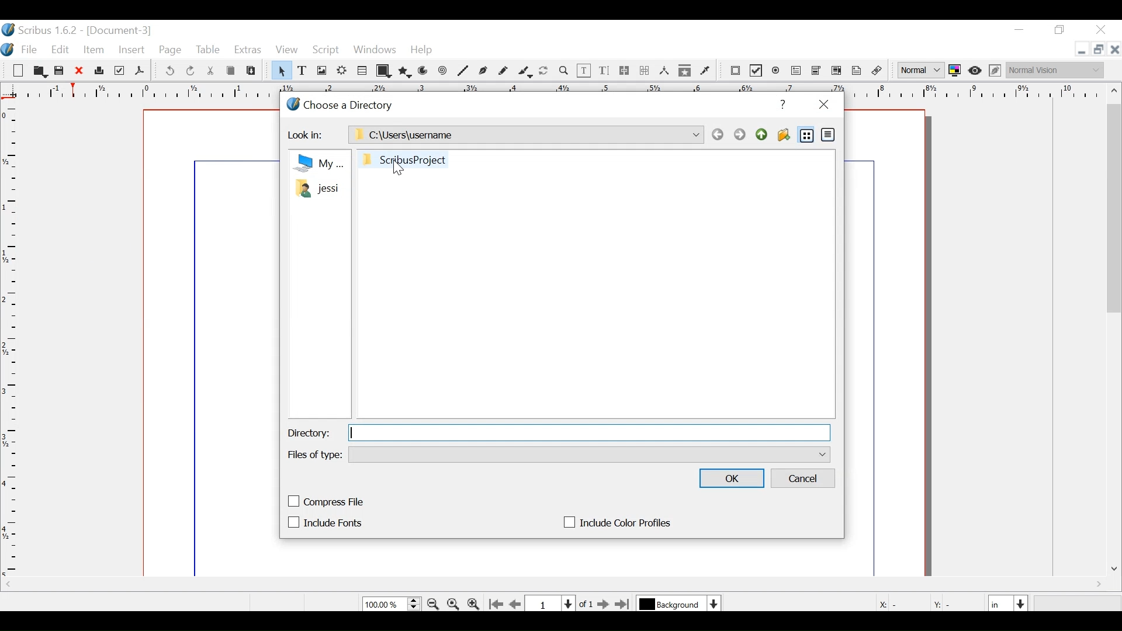  What do you see at coordinates (761, 134) in the screenshot?
I see `Parent Directory` at bounding box center [761, 134].